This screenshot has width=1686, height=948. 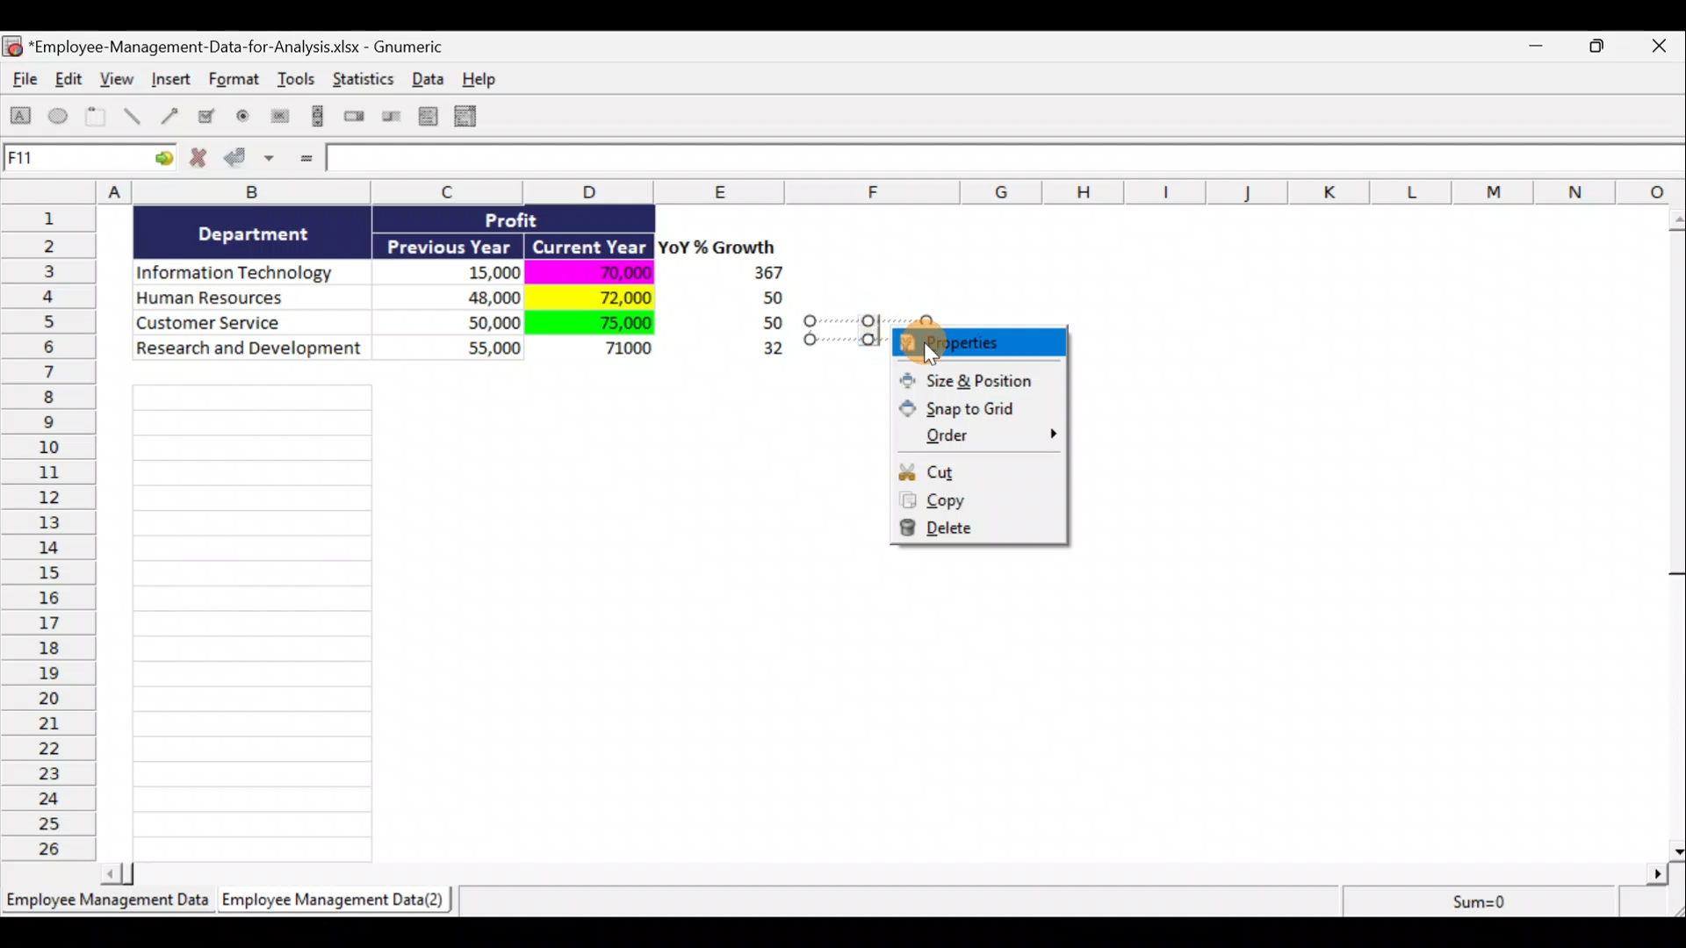 What do you see at coordinates (207, 116) in the screenshot?
I see `Create a checkbox` at bounding box center [207, 116].